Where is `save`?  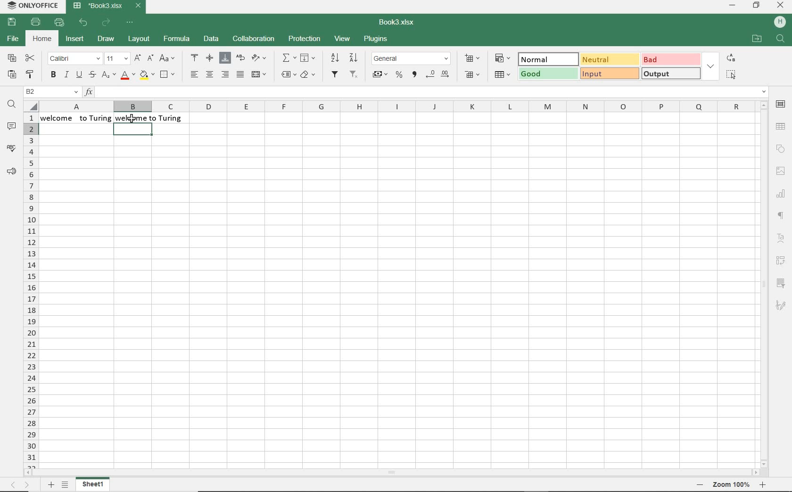
save is located at coordinates (12, 22).